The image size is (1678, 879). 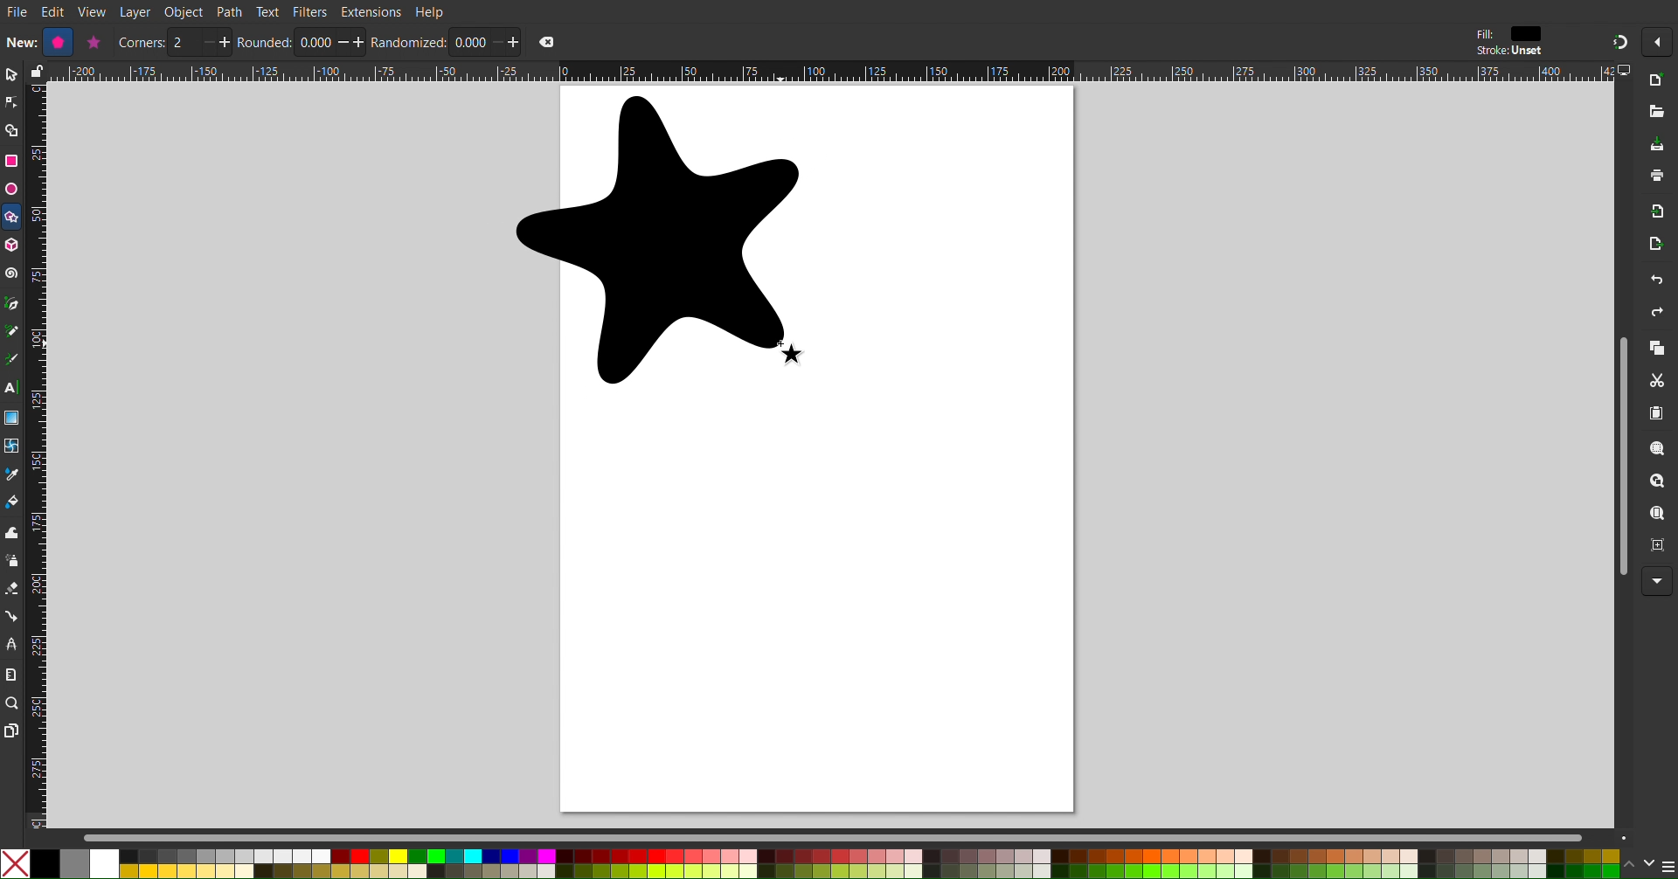 I want to click on Stroke: Unset, so click(x=1508, y=52).